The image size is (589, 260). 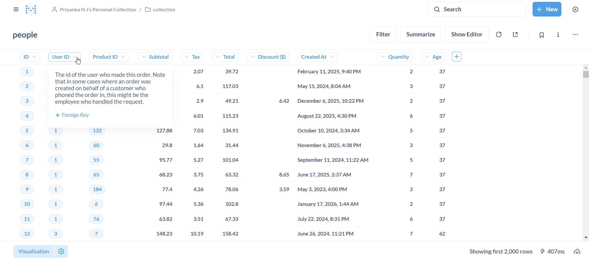 What do you see at coordinates (577, 34) in the screenshot?
I see `move,trash, and more` at bounding box center [577, 34].